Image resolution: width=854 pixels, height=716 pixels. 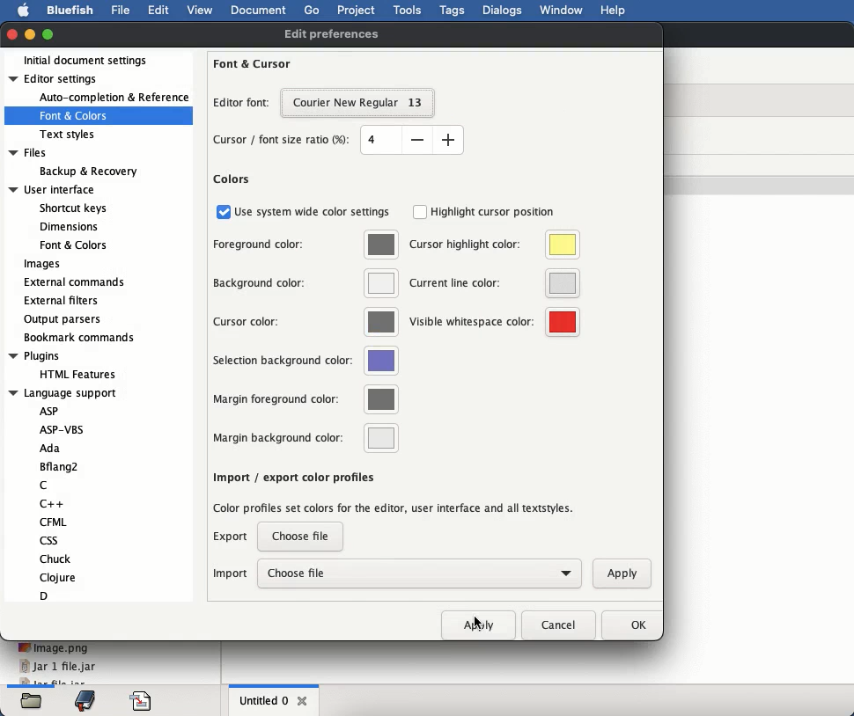 What do you see at coordinates (263, 699) in the screenshot?
I see `untitled` at bounding box center [263, 699].